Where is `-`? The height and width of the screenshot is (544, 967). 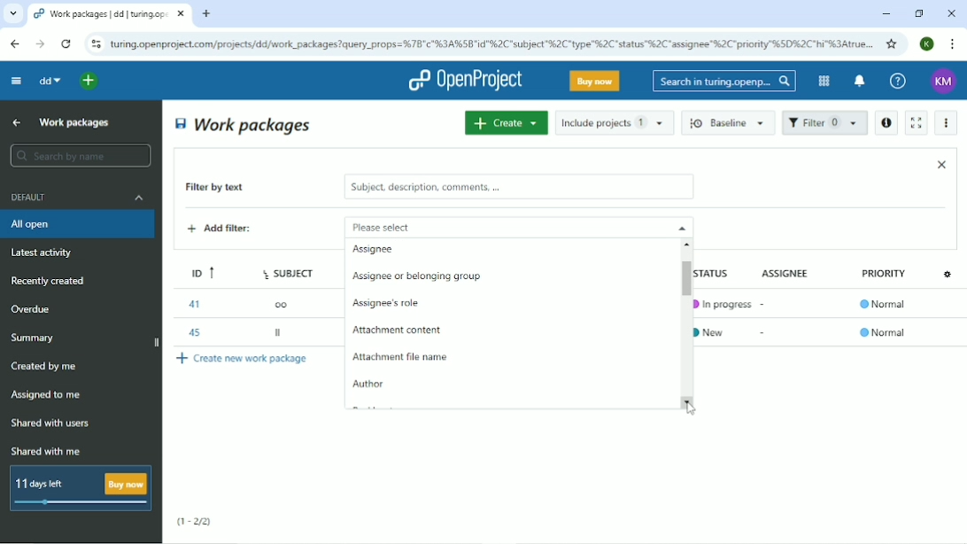 - is located at coordinates (765, 301).